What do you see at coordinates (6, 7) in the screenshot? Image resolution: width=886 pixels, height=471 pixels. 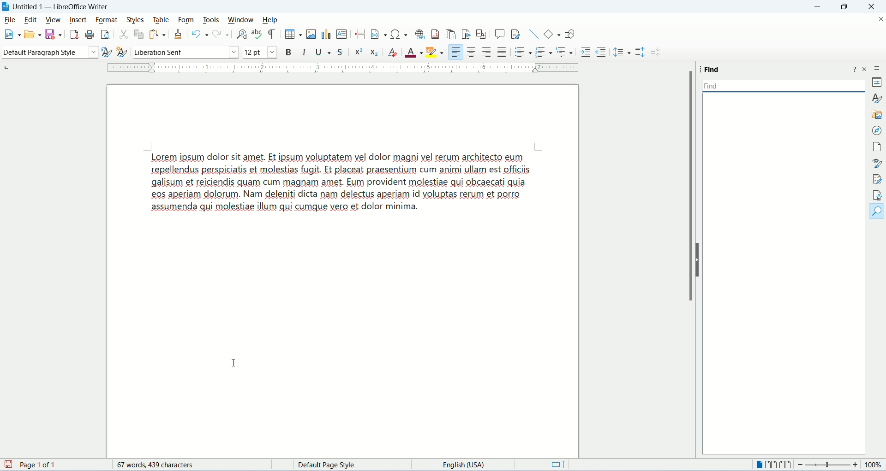 I see `logo` at bounding box center [6, 7].